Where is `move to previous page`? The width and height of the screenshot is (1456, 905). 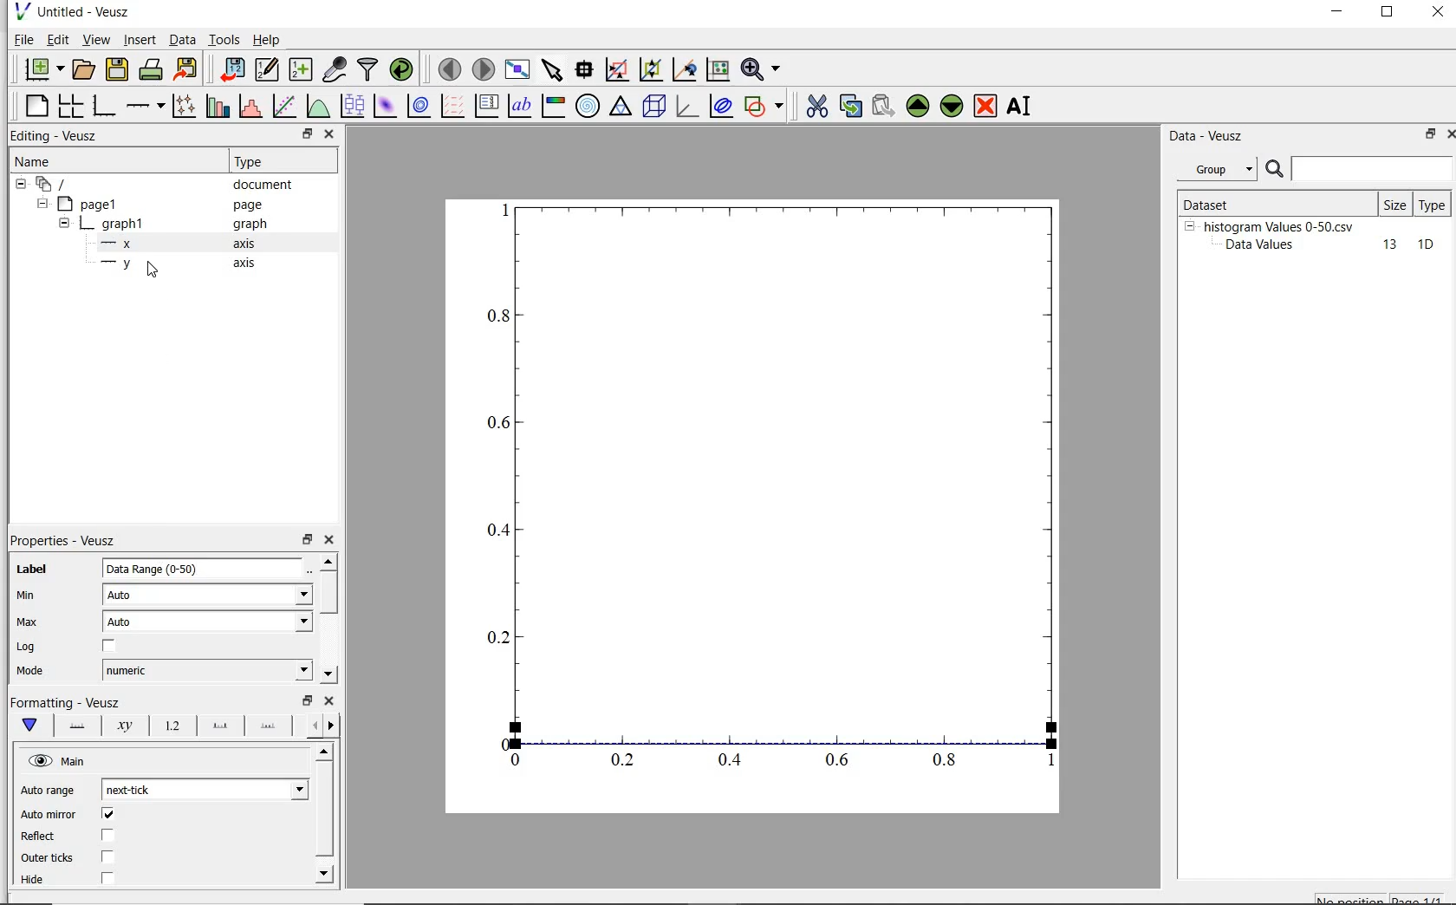
move to previous page is located at coordinates (449, 69).